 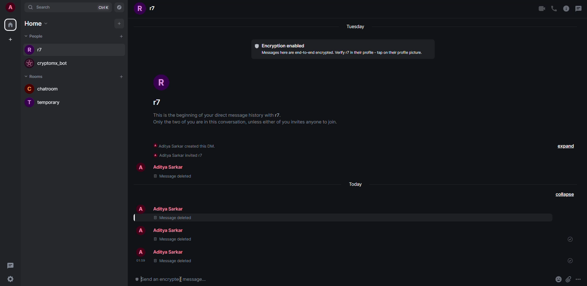 I want to click on day, so click(x=356, y=183).